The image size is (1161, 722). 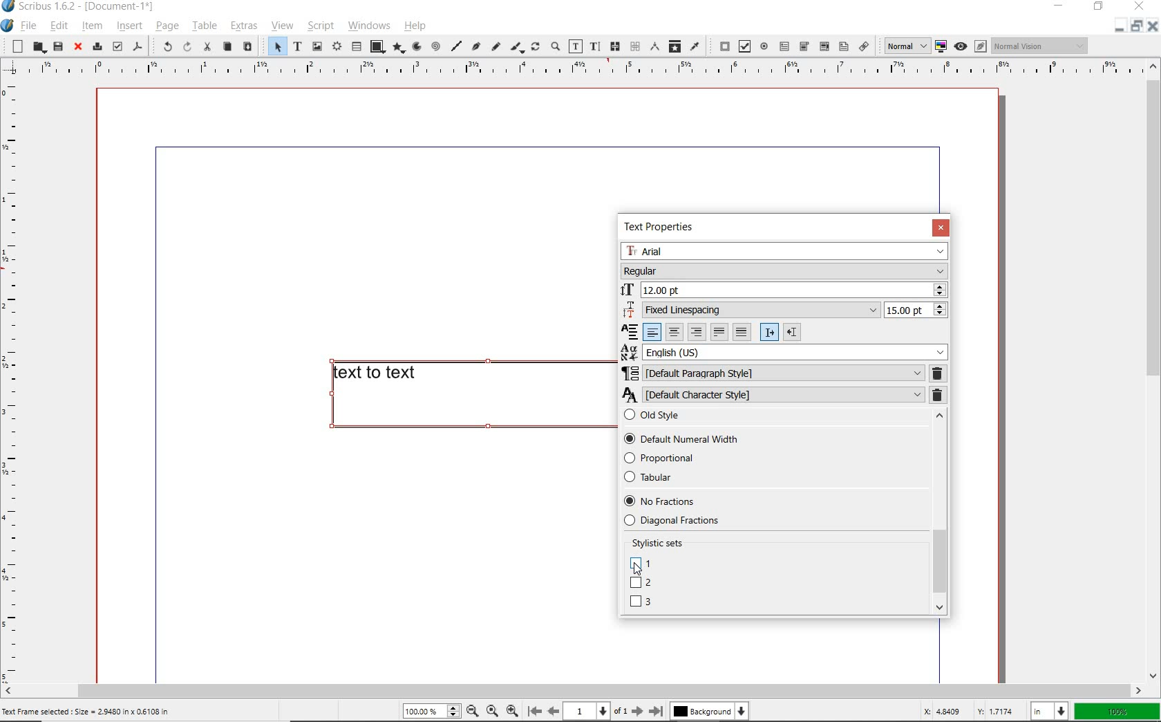 I want to click on close, so click(x=1140, y=6).